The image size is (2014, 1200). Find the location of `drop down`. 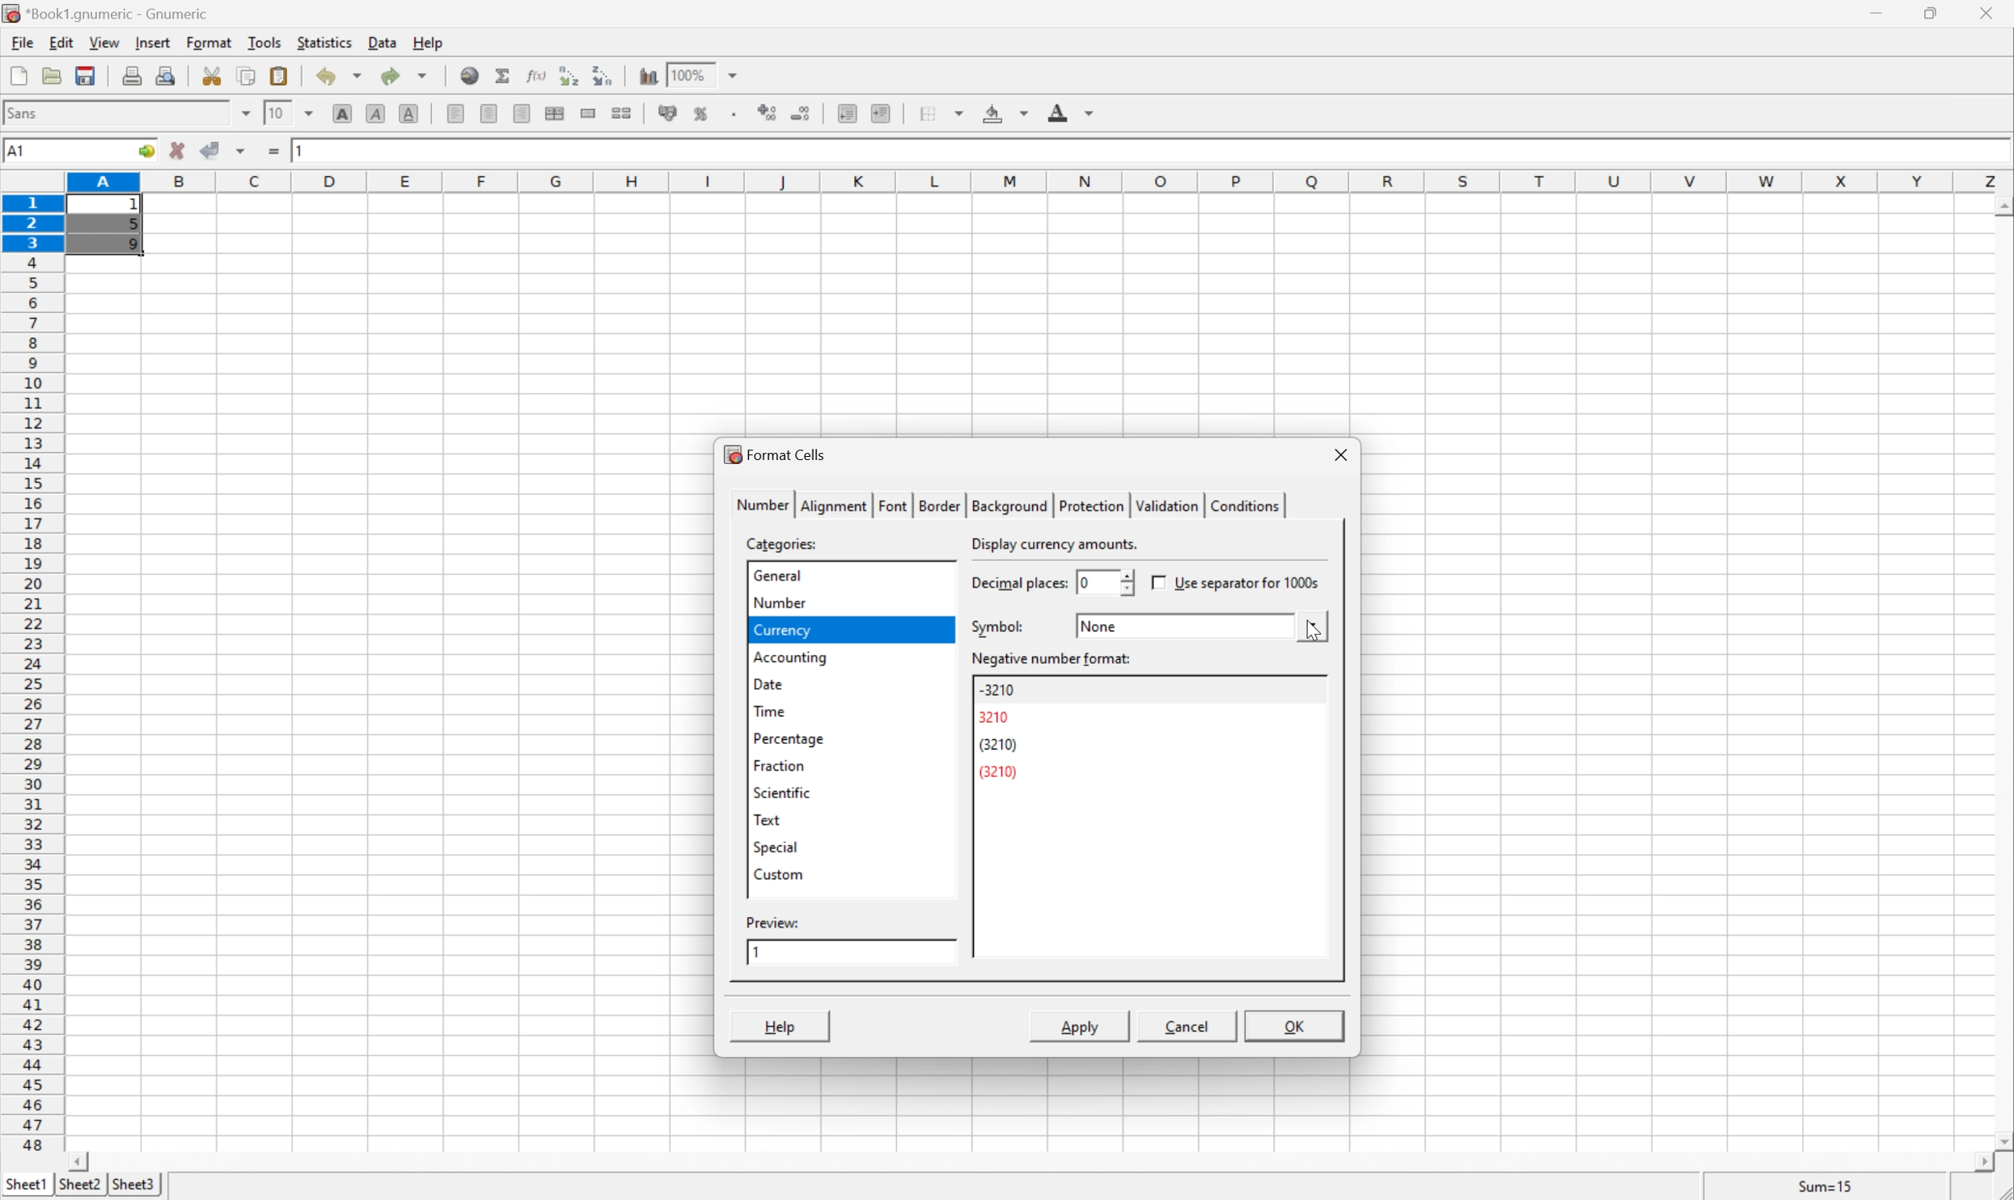

drop down is located at coordinates (737, 74).